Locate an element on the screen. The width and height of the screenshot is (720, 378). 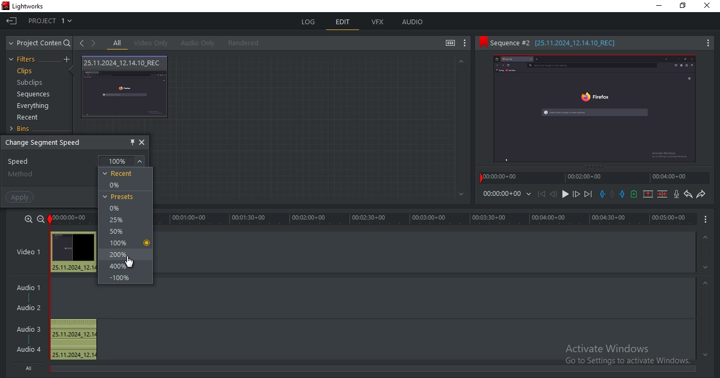
video is located at coordinates (125, 87).